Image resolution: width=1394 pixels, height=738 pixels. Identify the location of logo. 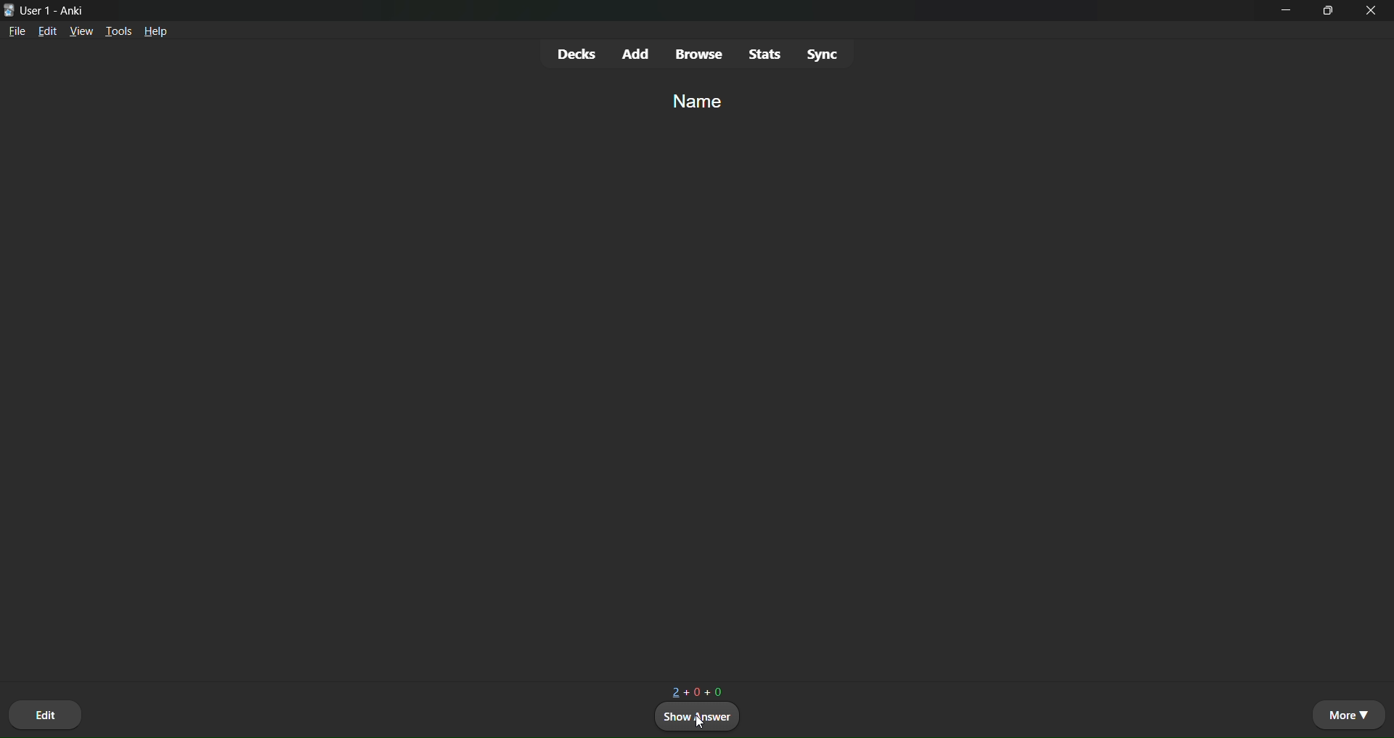
(8, 9).